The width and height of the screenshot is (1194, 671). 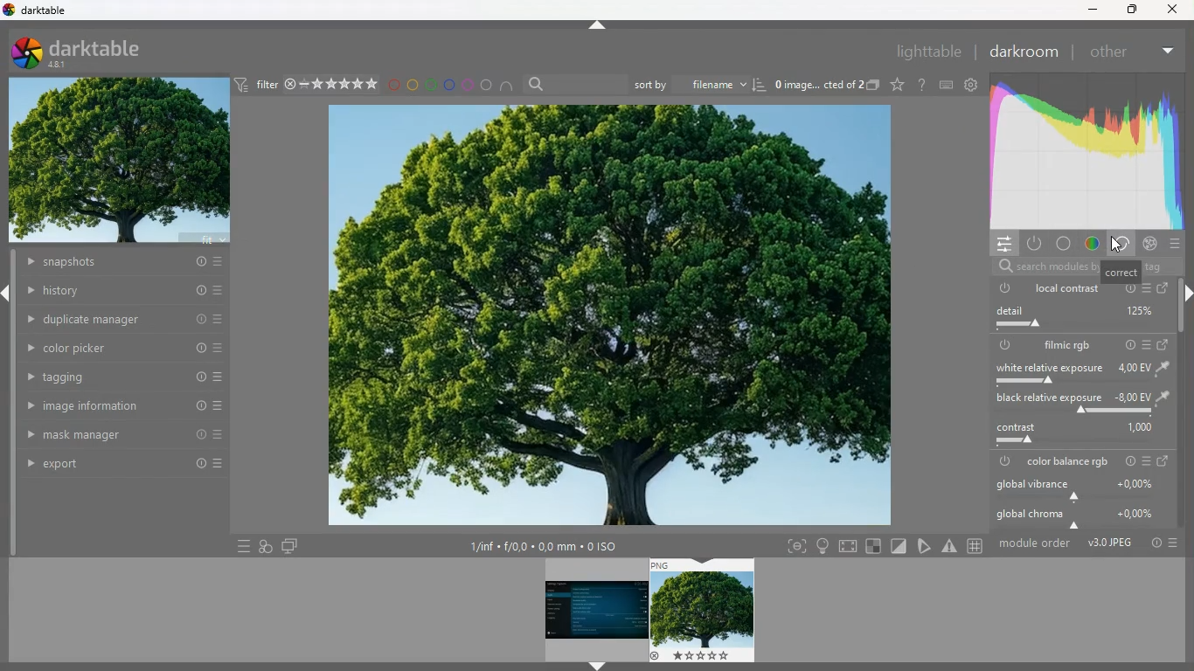 I want to click on scroll bar, so click(x=1186, y=316).